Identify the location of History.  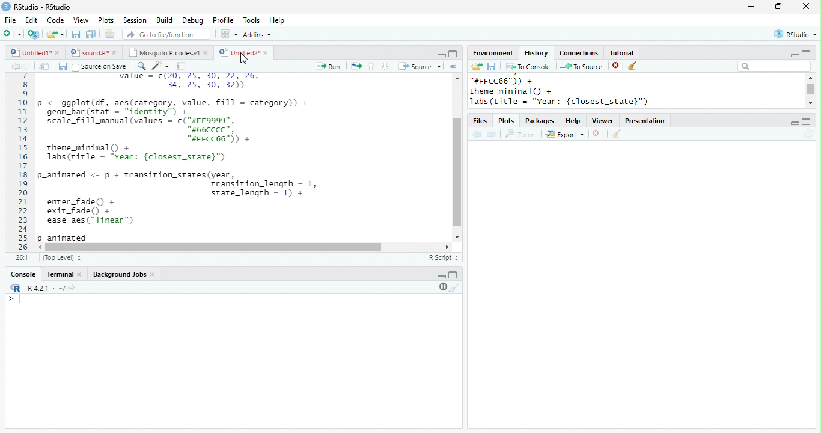
(536, 53).